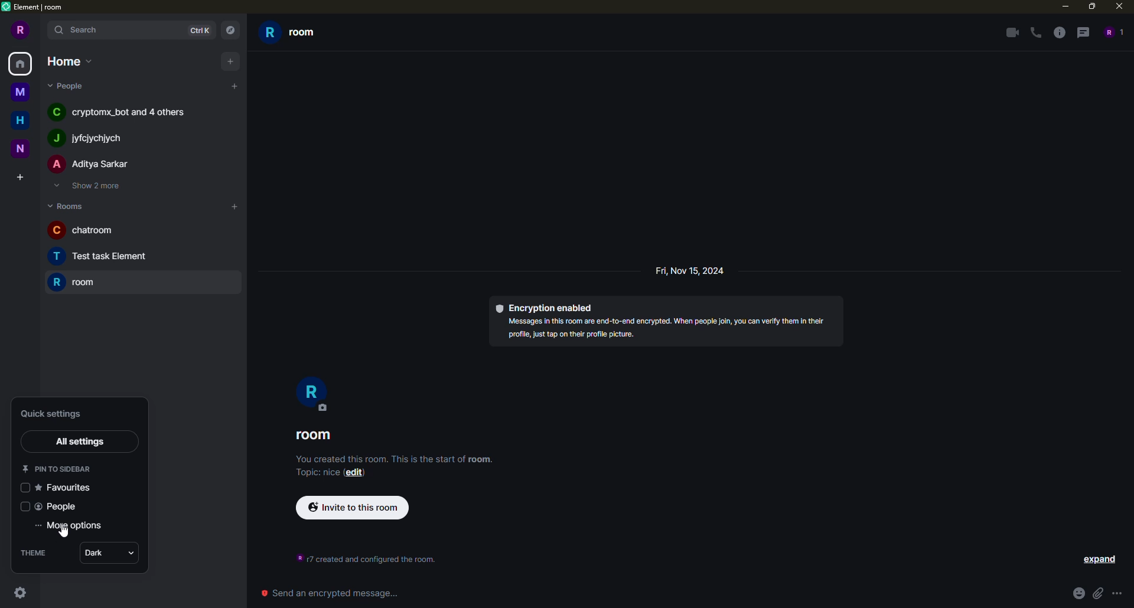  What do you see at coordinates (40, 30) in the screenshot?
I see `expand` at bounding box center [40, 30].